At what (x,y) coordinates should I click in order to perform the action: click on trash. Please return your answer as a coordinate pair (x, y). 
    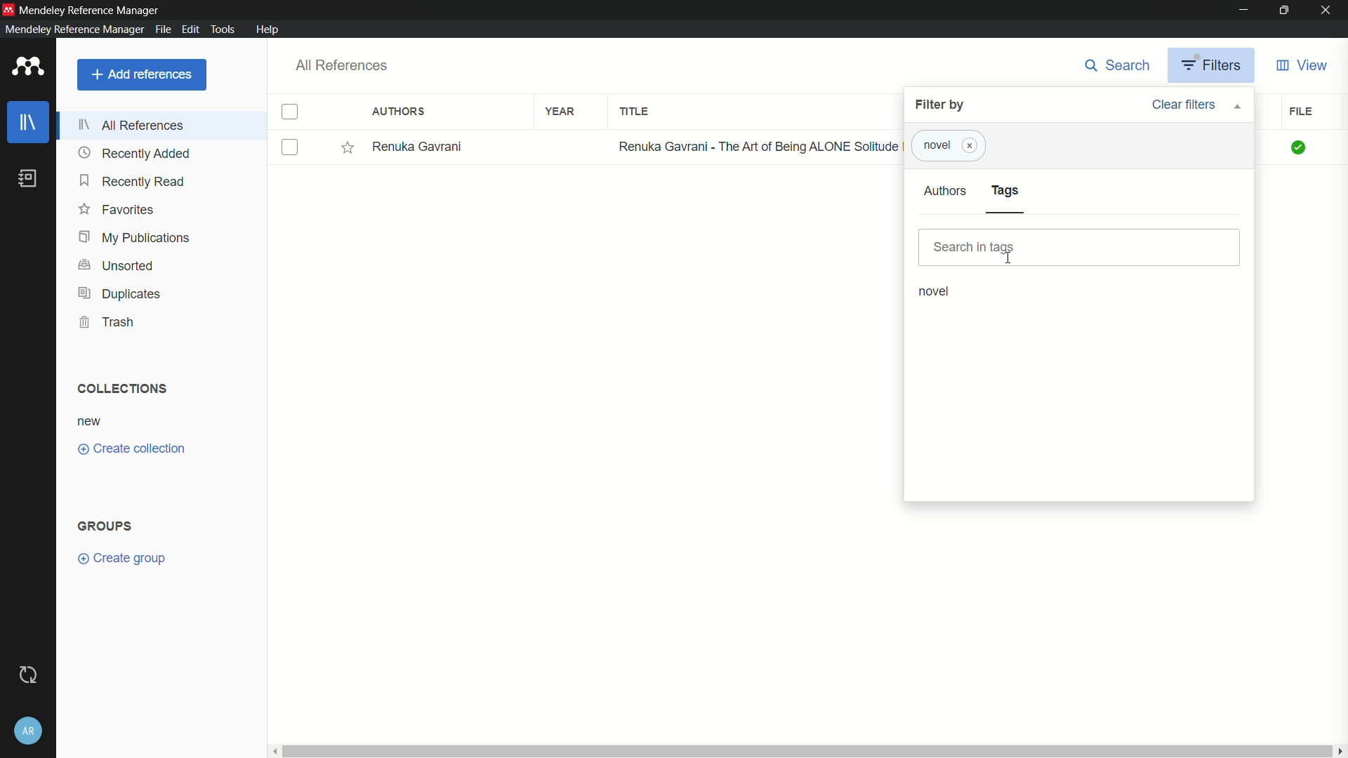
    Looking at the image, I should click on (106, 321).